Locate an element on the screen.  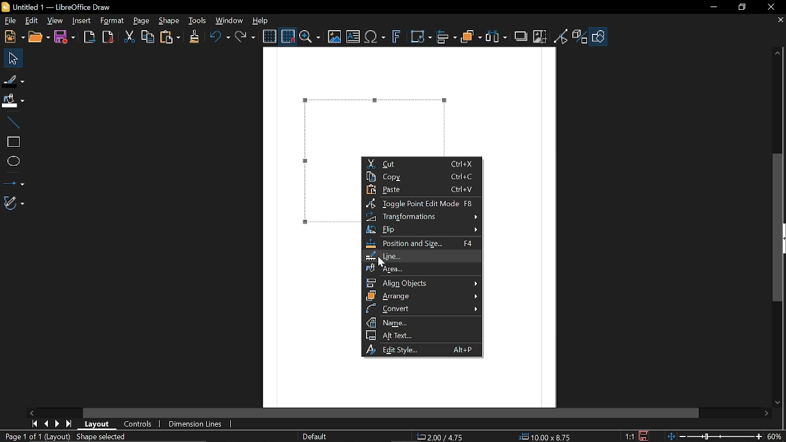
Insert fontwork is located at coordinates (397, 37).